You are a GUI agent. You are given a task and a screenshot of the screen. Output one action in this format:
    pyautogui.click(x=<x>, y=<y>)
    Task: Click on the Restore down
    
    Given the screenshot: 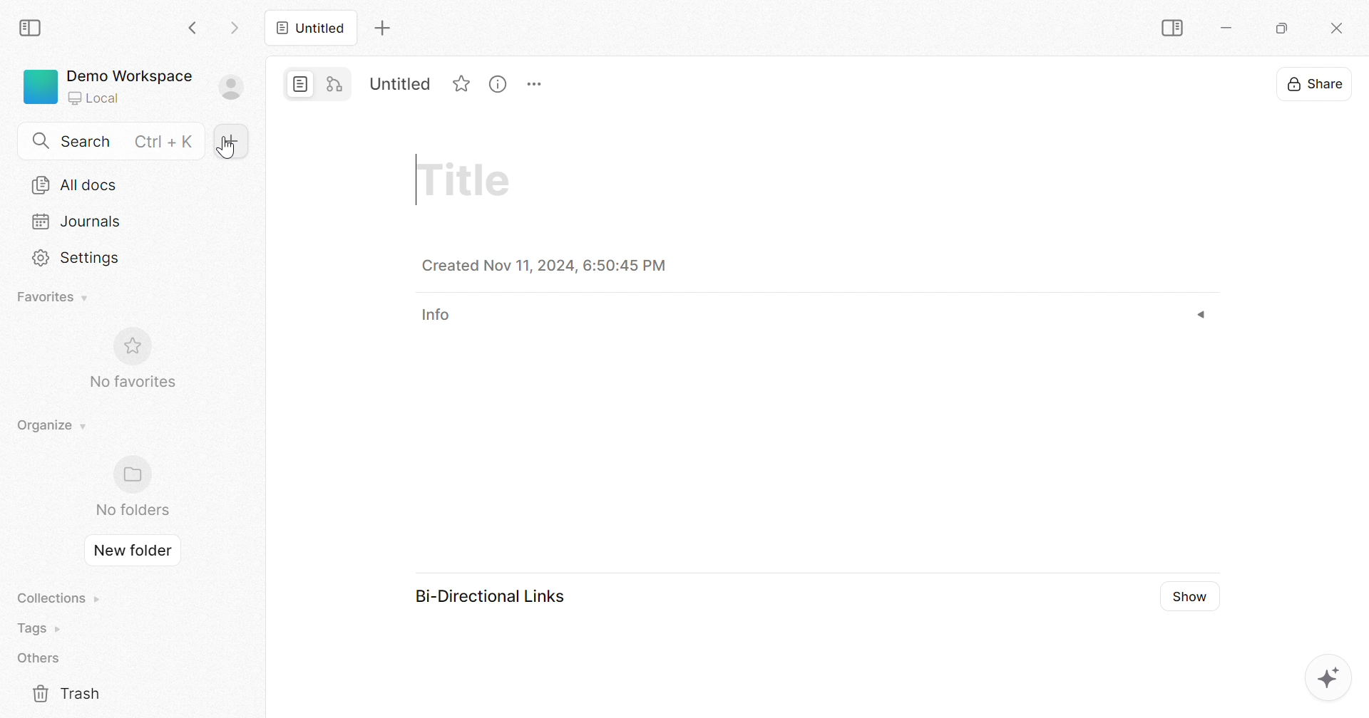 What is the action you would take?
    pyautogui.click(x=1283, y=31)
    